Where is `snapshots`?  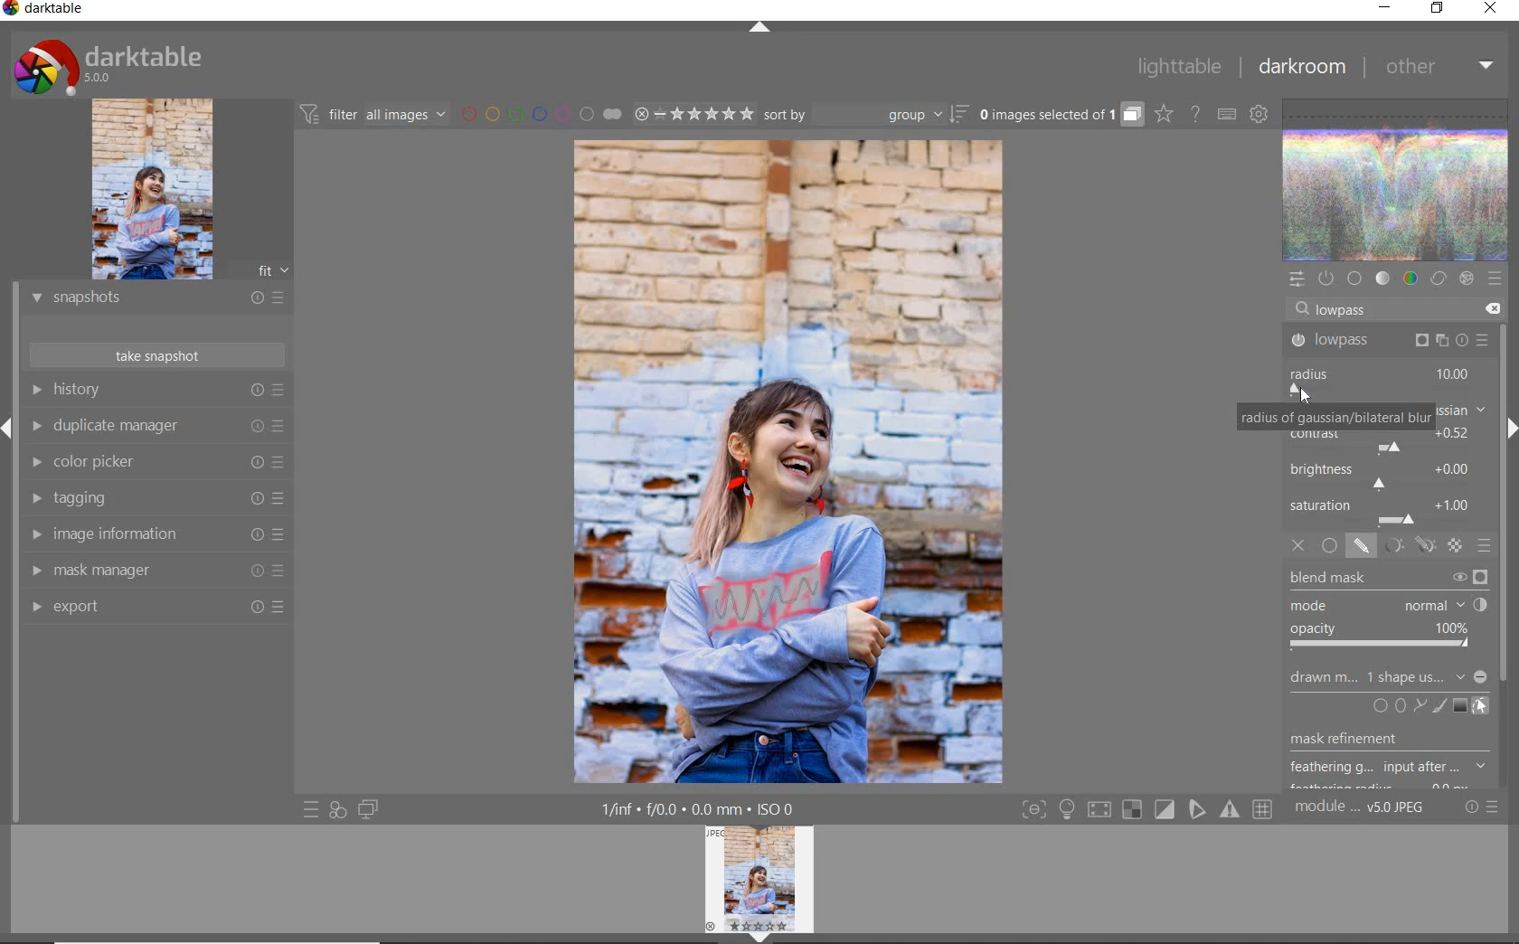 snapshots is located at coordinates (156, 301).